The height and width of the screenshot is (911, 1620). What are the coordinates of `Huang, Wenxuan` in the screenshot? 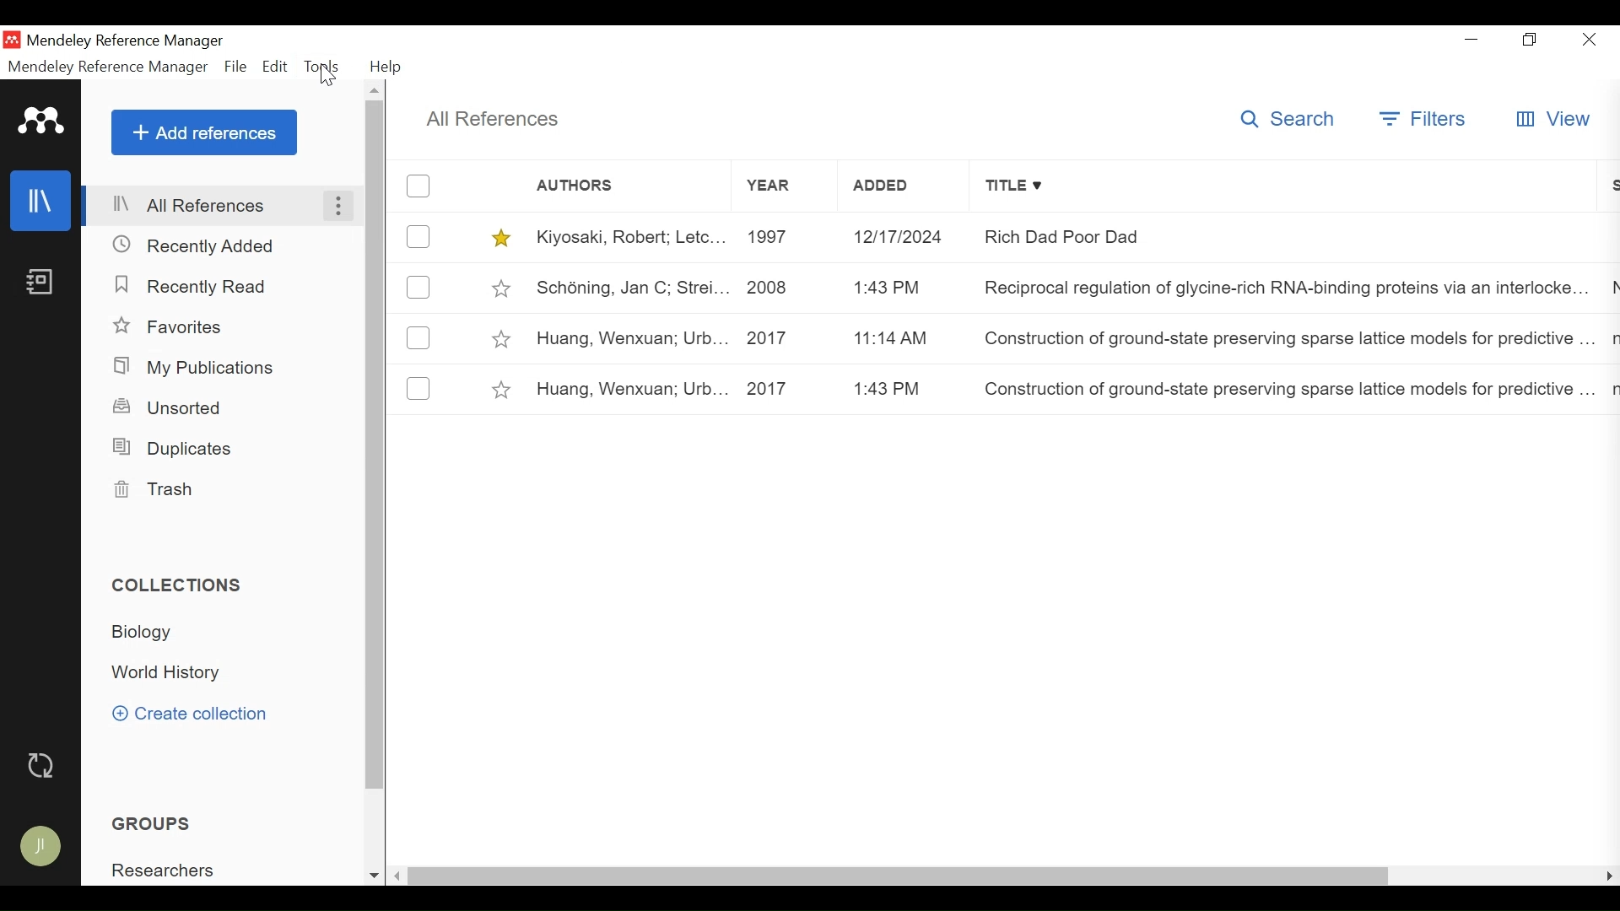 It's located at (630, 337).